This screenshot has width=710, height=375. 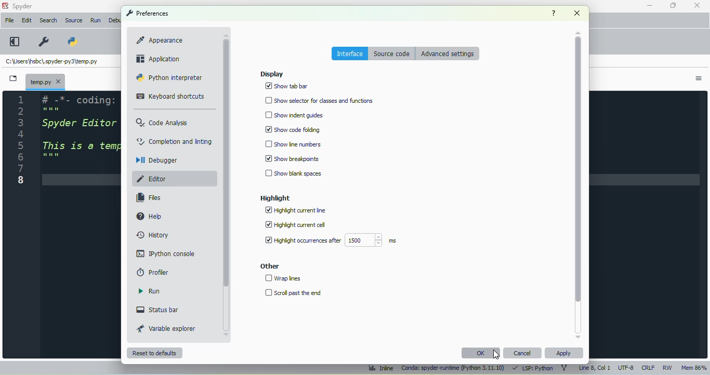 I want to click on source code, so click(x=392, y=53).